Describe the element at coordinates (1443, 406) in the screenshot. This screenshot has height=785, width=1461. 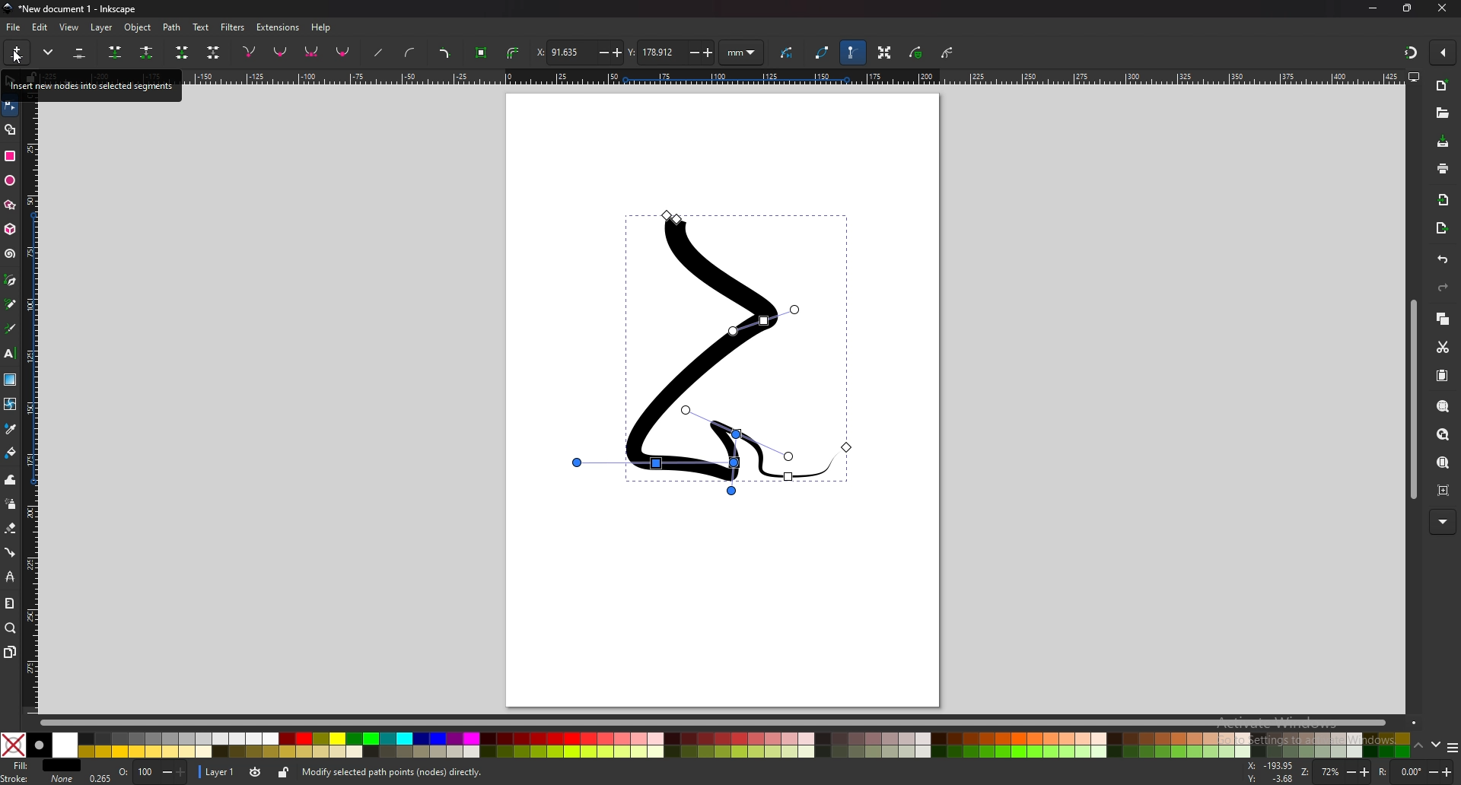
I see `zoom selection` at that location.